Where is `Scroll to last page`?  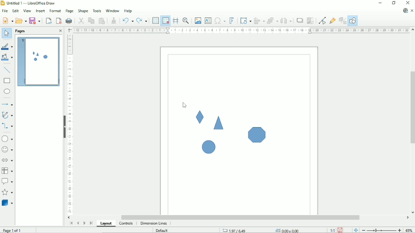
Scroll to last page is located at coordinates (91, 223).